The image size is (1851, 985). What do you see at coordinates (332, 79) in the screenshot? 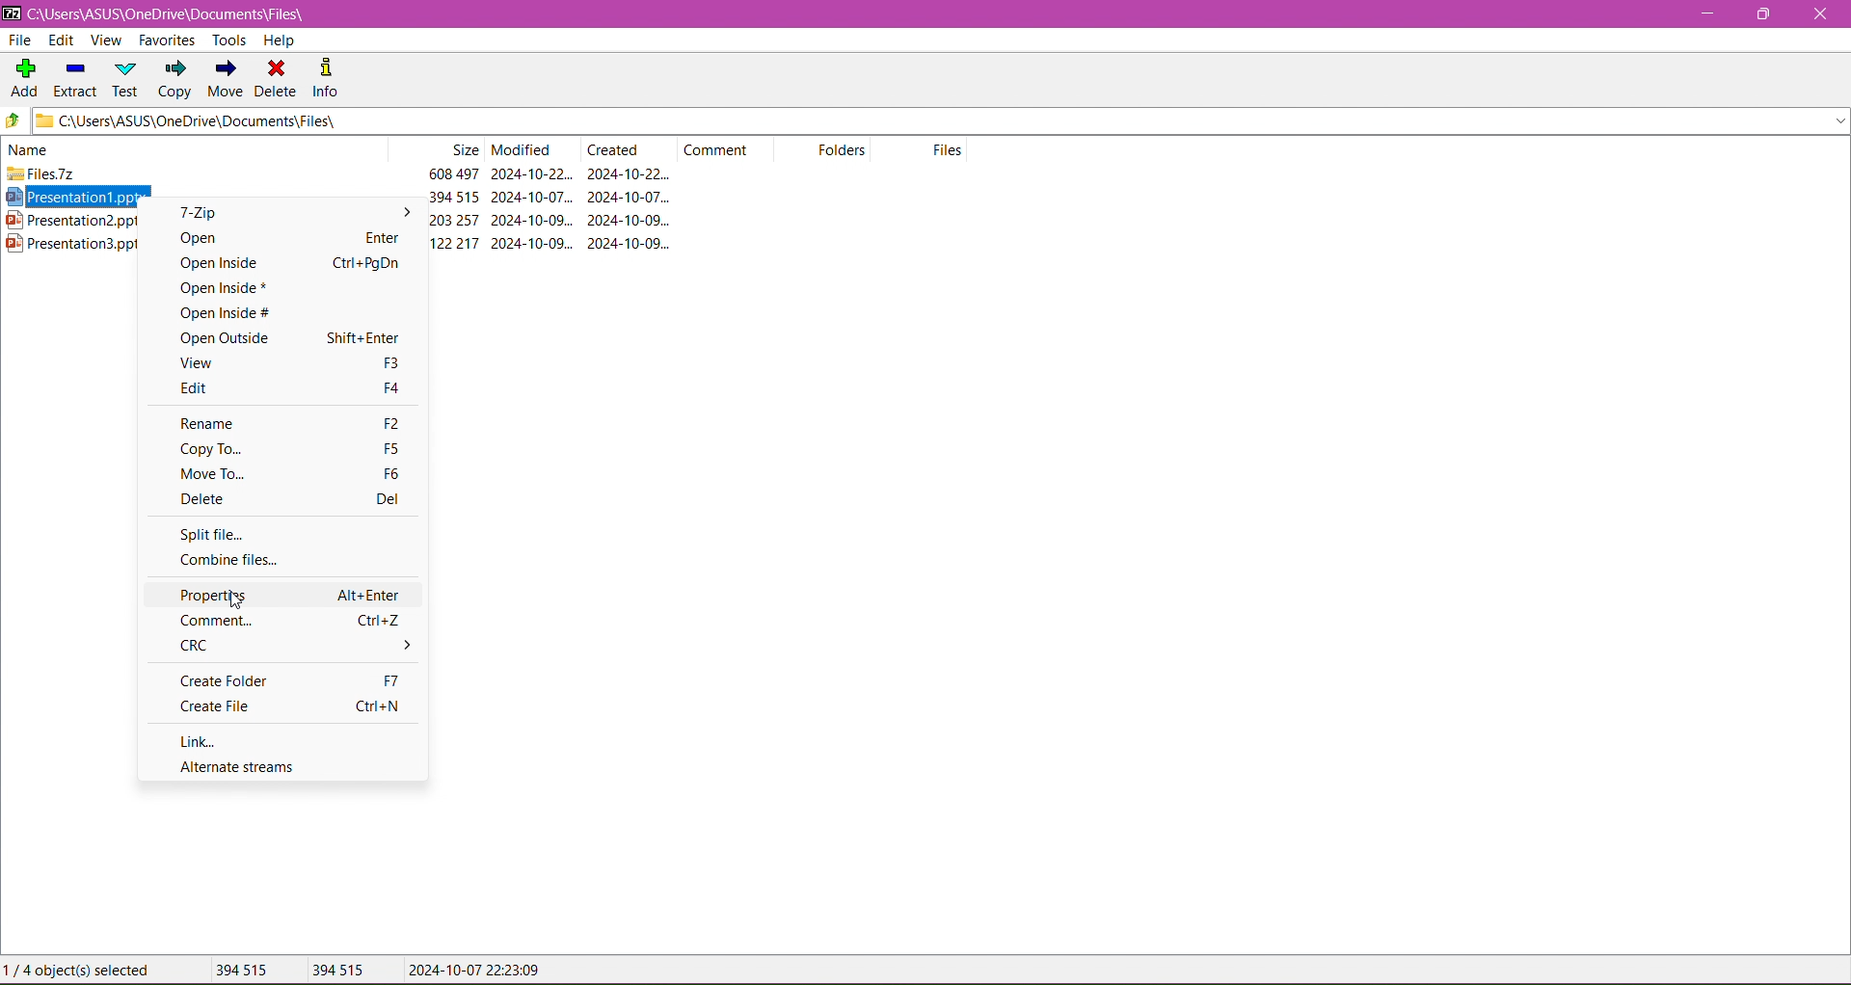
I see `Info` at bounding box center [332, 79].